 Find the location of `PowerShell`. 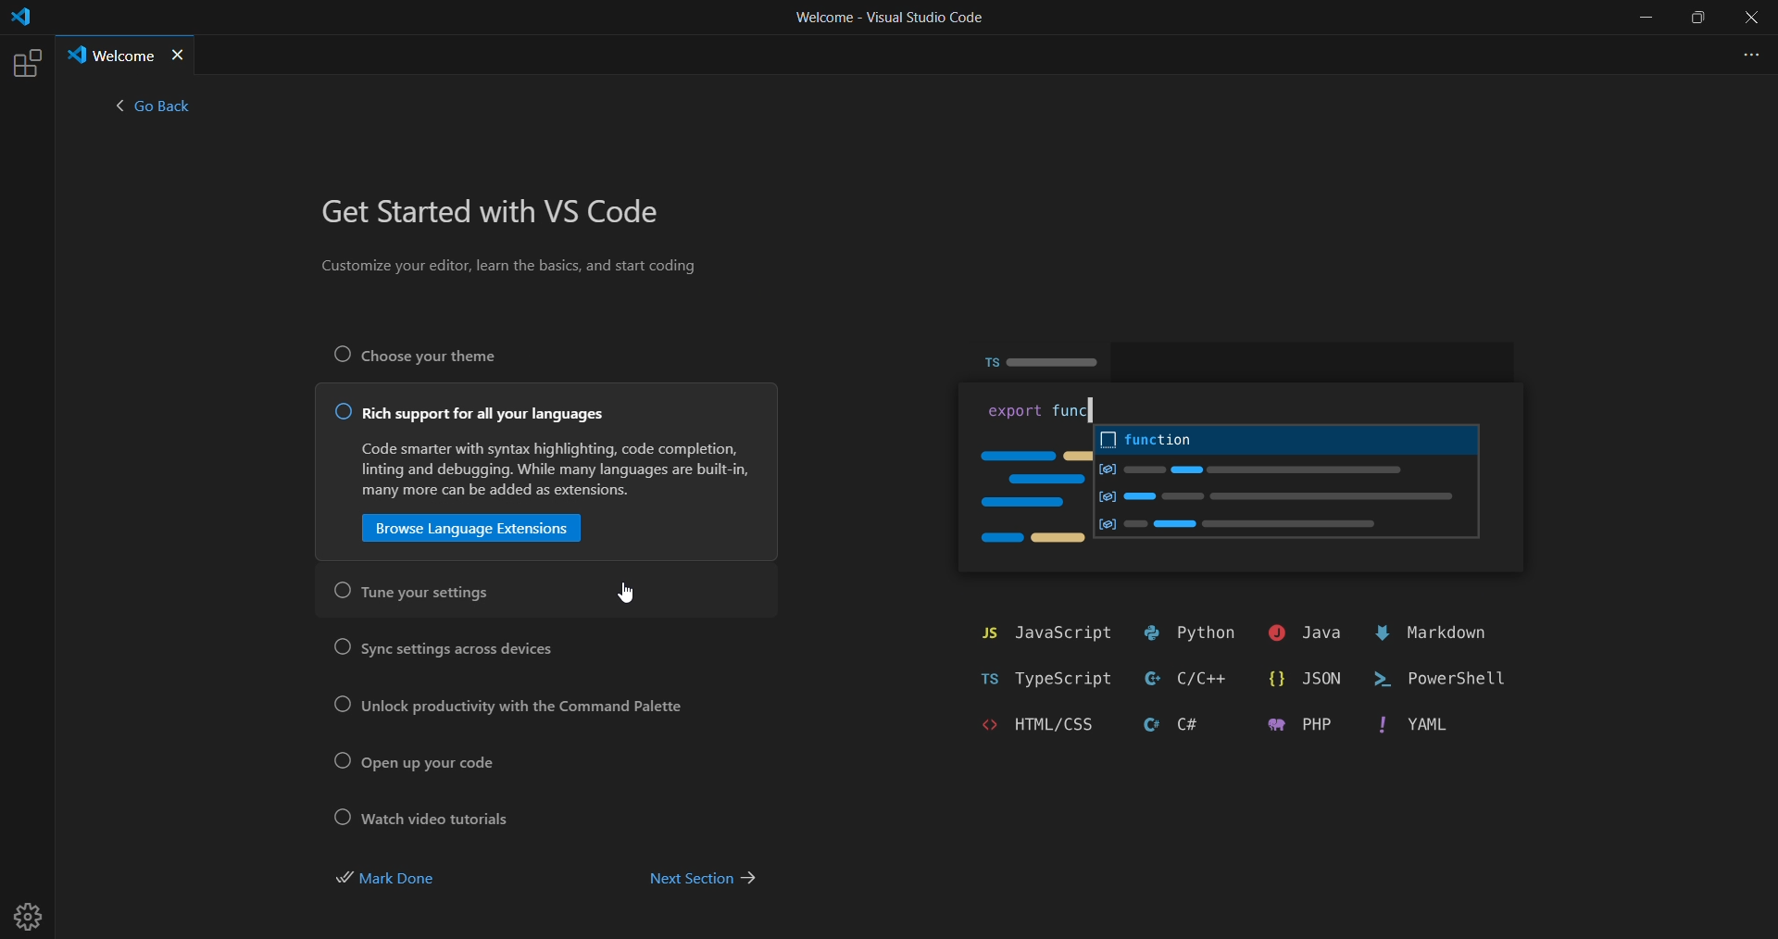

PowerShell is located at coordinates (1449, 682).